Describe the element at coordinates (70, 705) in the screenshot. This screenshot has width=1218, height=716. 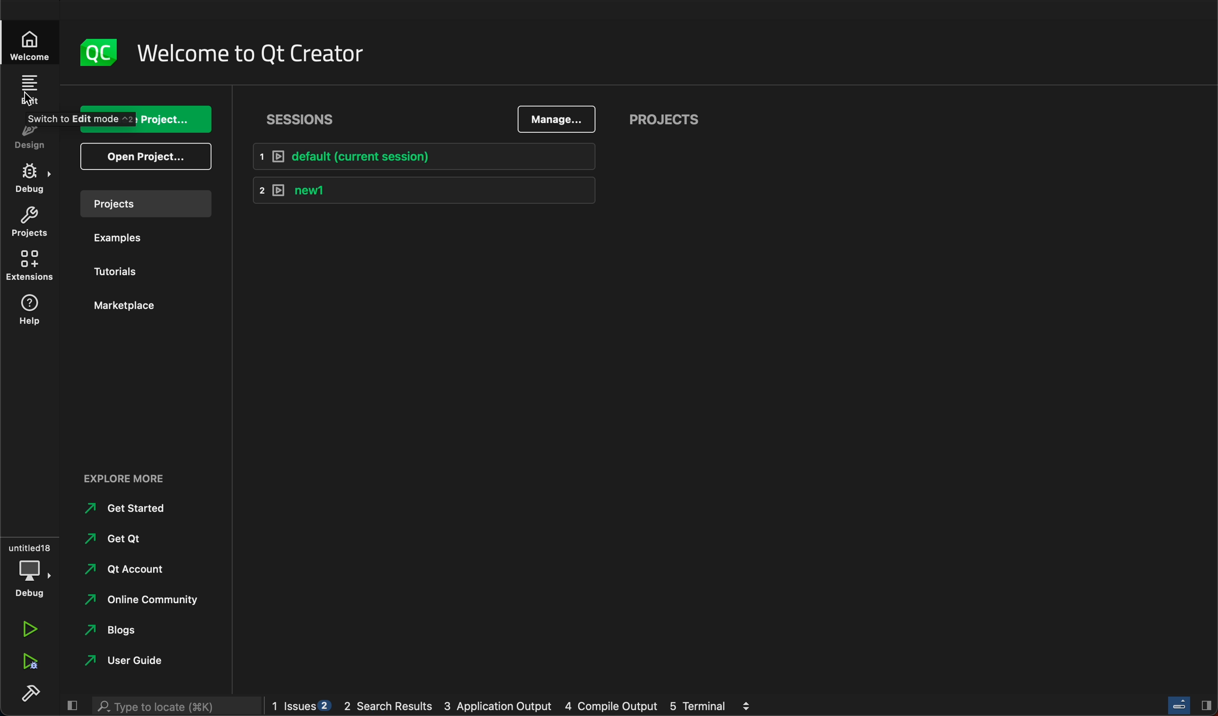
I see `cLose SlideBar` at that location.